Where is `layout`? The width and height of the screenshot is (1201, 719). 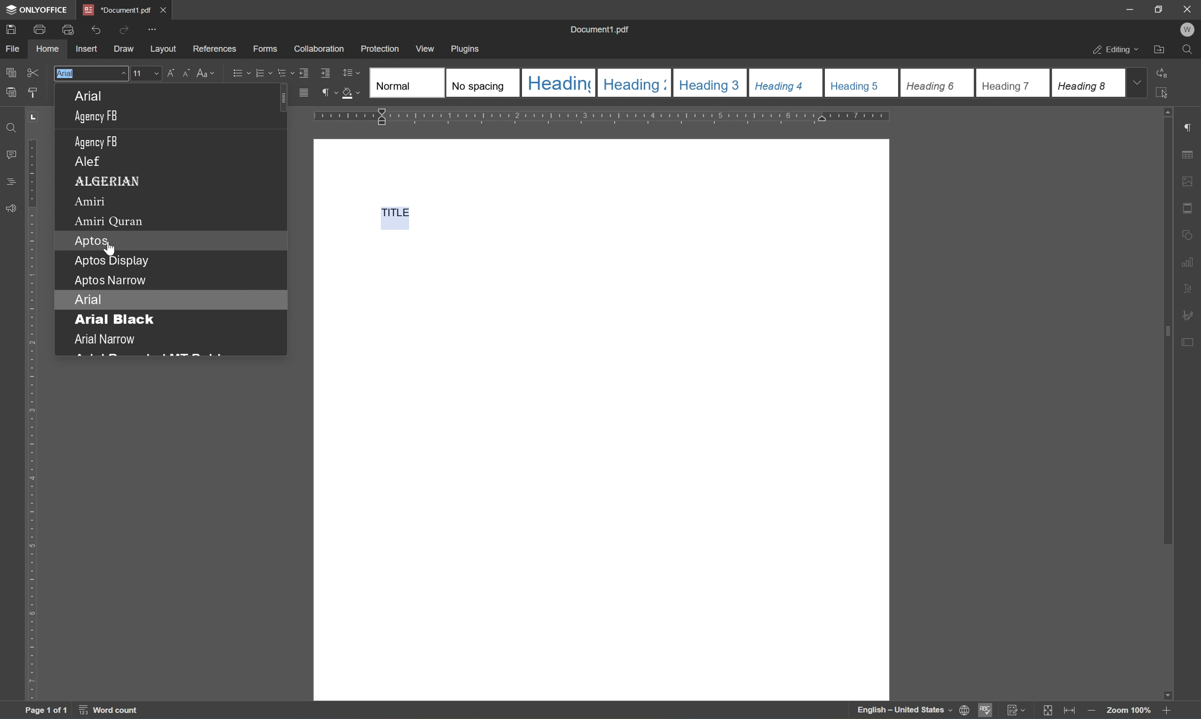
layout is located at coordinates (162, 51).